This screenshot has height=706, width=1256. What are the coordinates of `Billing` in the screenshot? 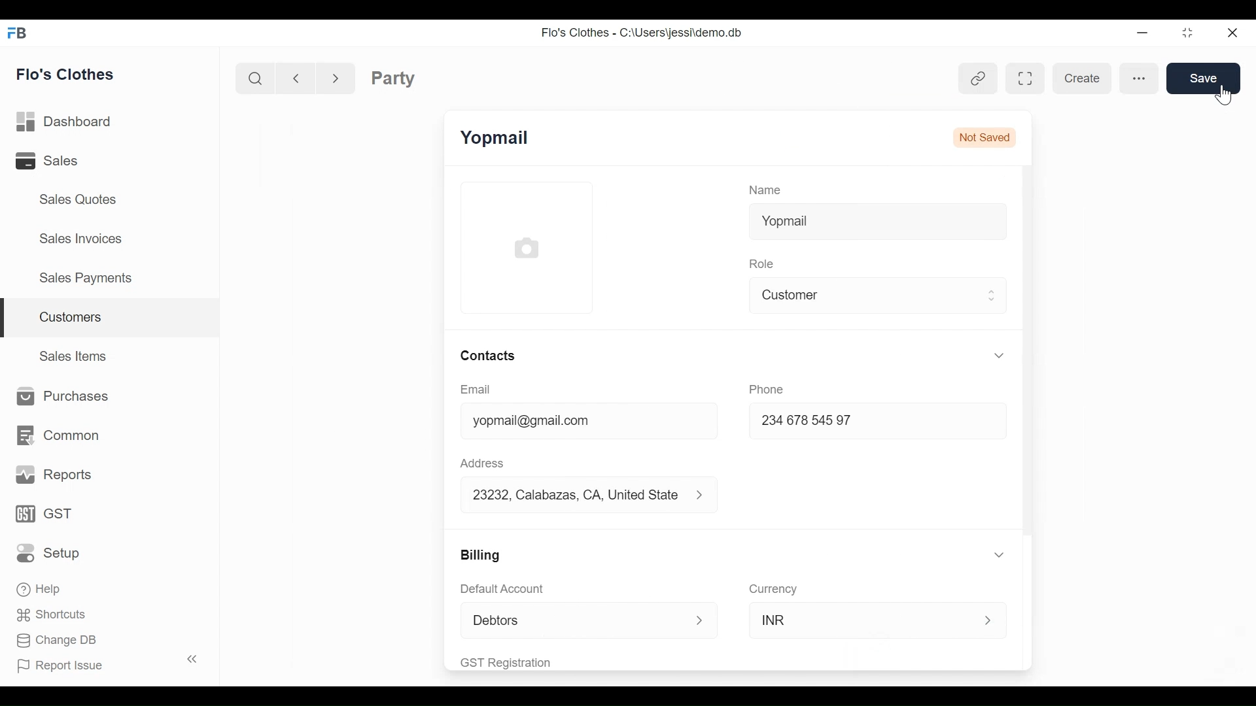 It's located at (481, 555).